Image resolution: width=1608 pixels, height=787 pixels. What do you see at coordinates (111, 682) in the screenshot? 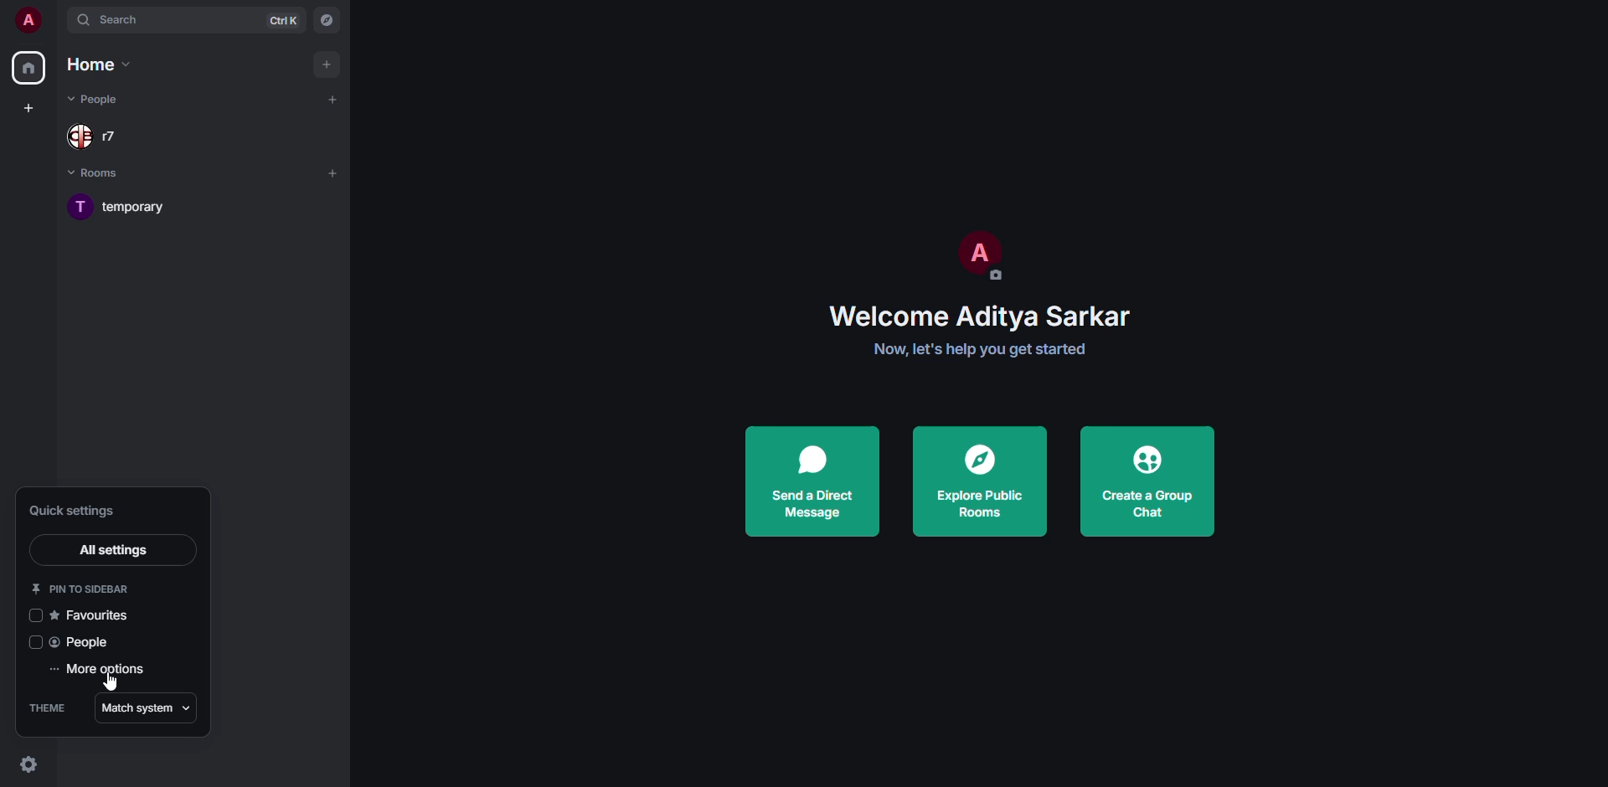
I see `cursor` at bounding box center [111, 682].